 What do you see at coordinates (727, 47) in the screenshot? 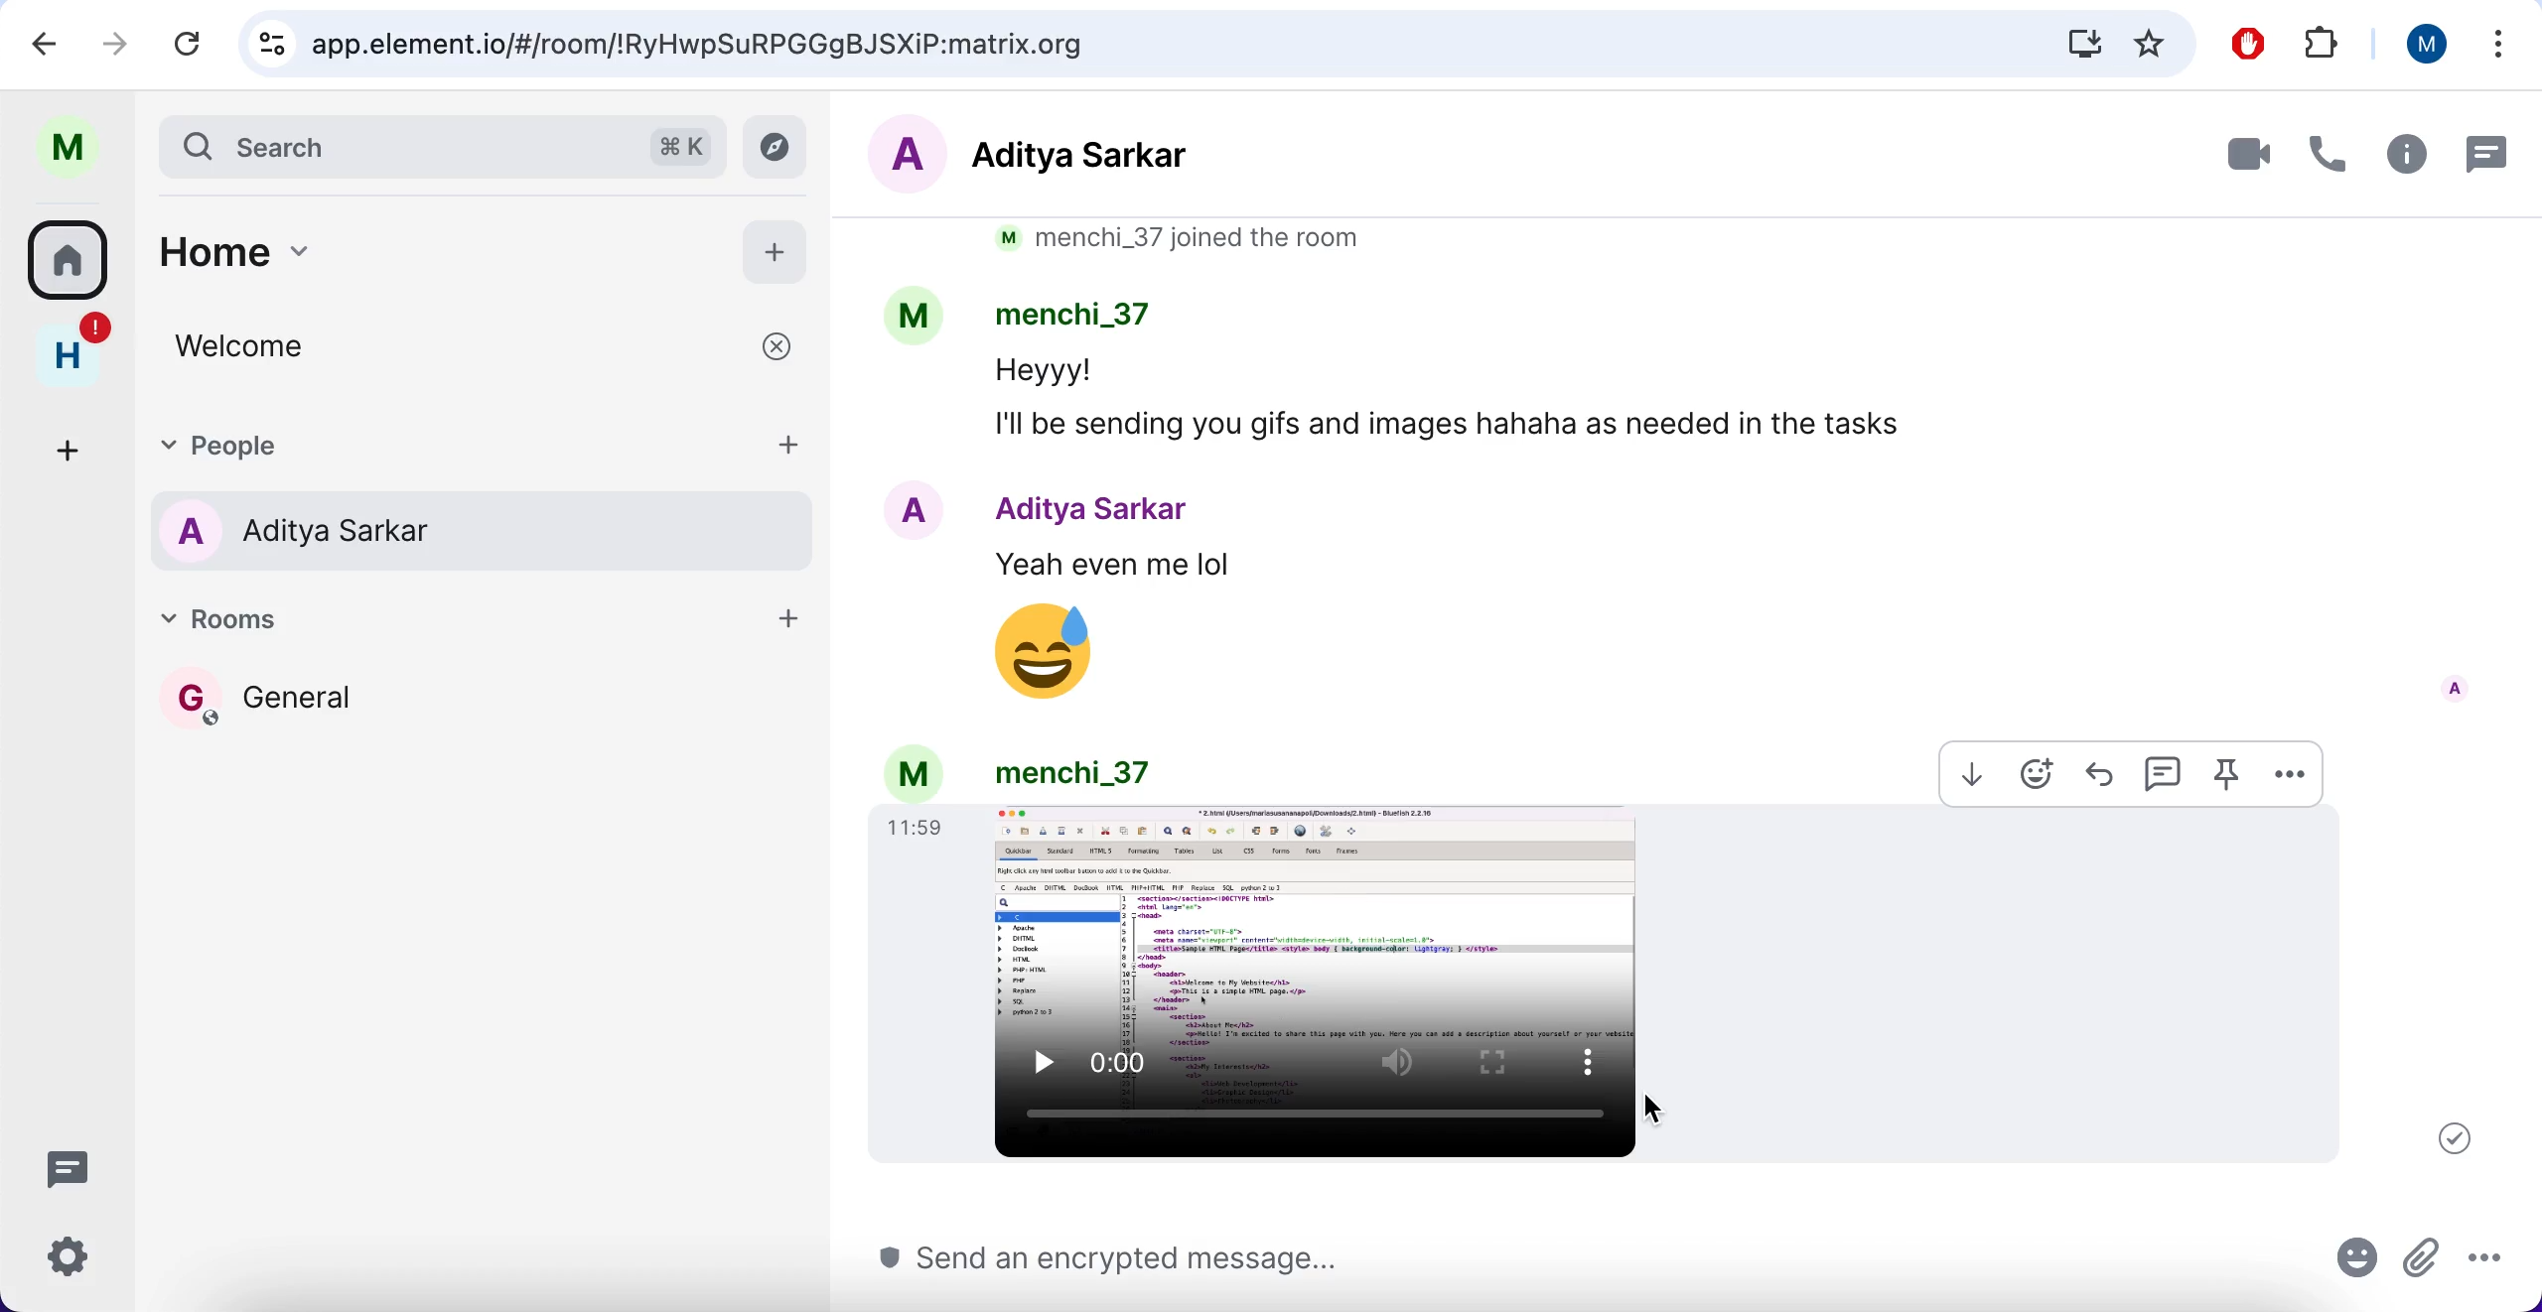
I see `app.element.io/#/room/!RyHwpSuRPGGgBJSXiP:matrix.org` at bounding box center [727, 47].